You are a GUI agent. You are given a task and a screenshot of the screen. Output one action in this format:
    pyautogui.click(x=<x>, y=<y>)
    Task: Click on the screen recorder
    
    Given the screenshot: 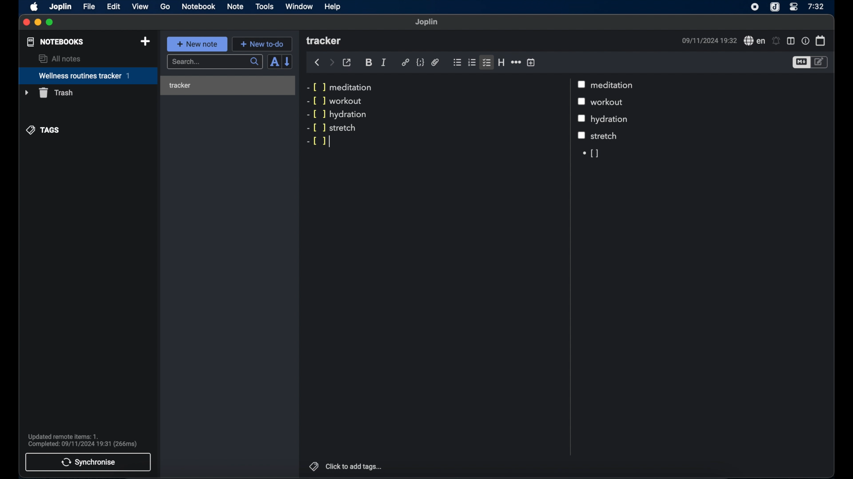 What is the action you would take?
    pyautogui.click(x=755, y=7)
    